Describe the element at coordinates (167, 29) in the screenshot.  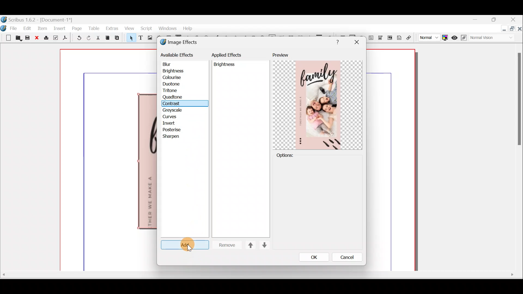
I see `Windows` at that location.